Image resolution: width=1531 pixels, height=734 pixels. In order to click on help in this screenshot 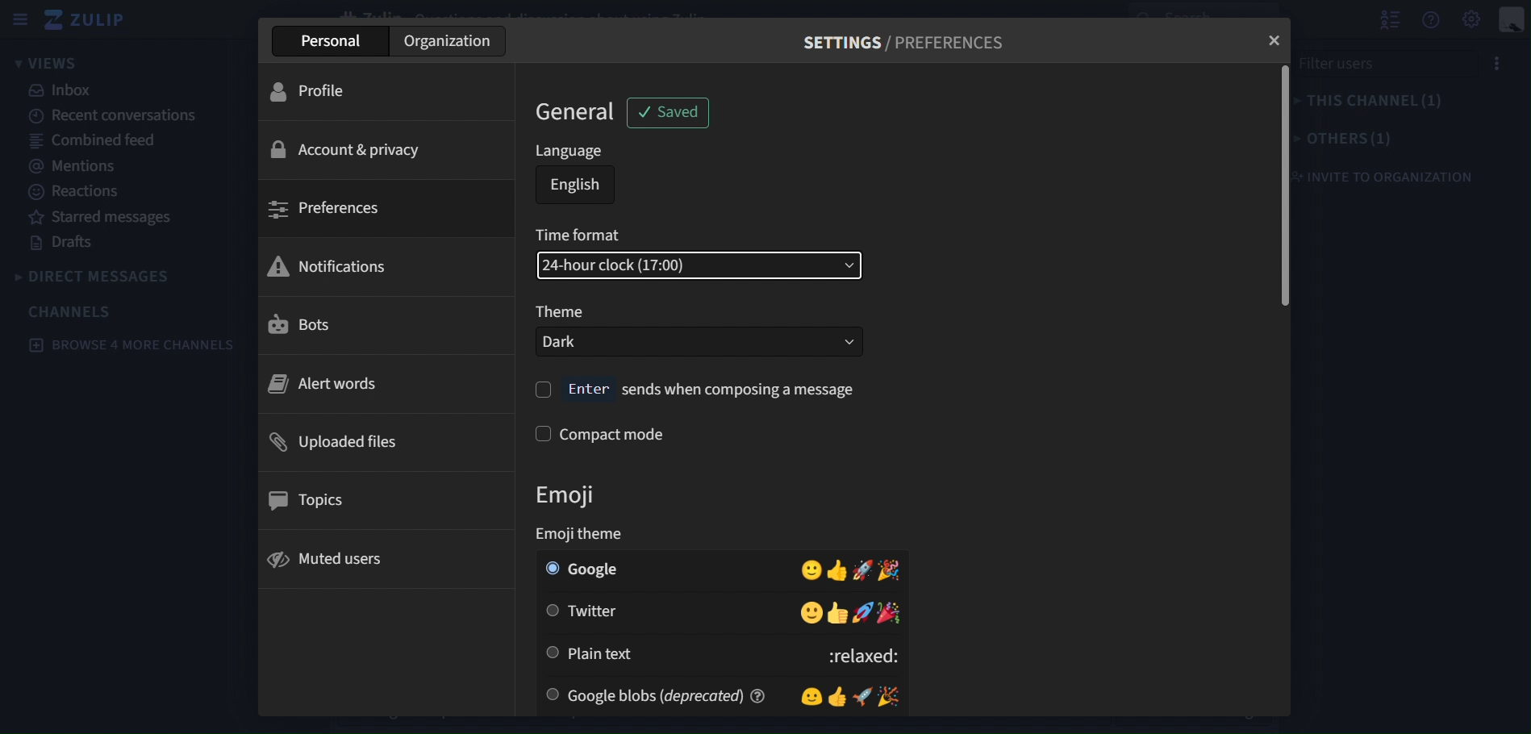, I will do `click(765, 696)`.